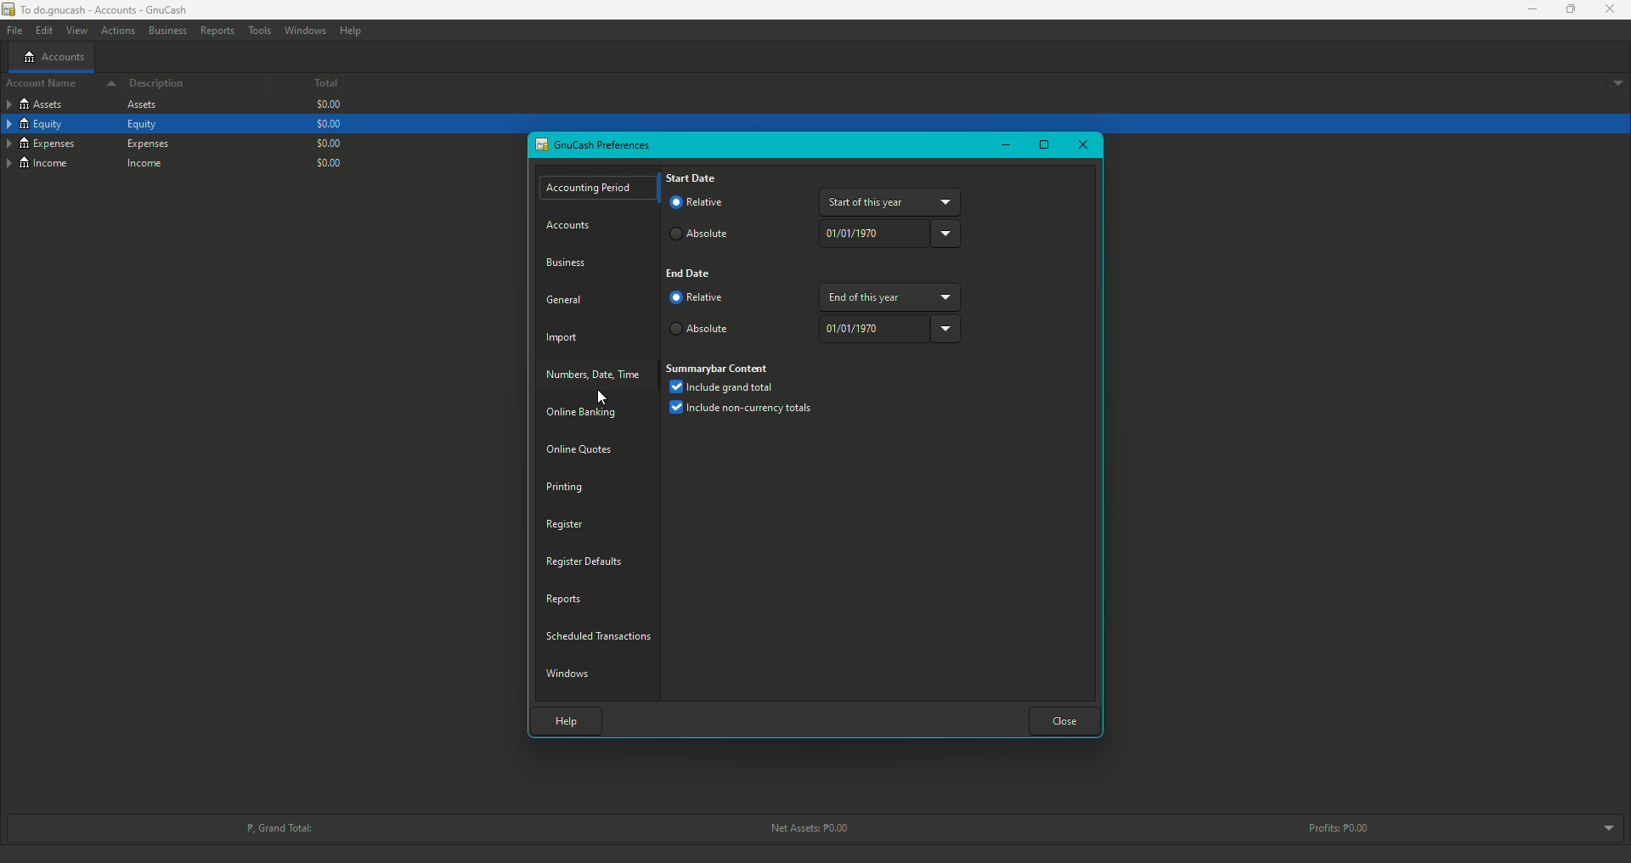 The image size is (1631, 863). Describe the element at coordinates (565, 298) in the screenshot. I see `General` at that location.